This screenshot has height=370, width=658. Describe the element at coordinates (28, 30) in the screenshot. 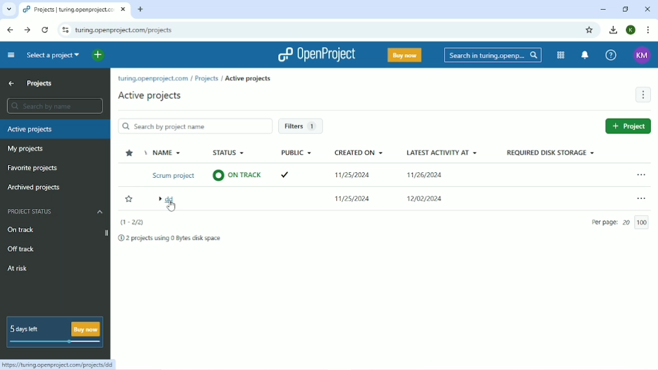

I see `Forward` at that location.